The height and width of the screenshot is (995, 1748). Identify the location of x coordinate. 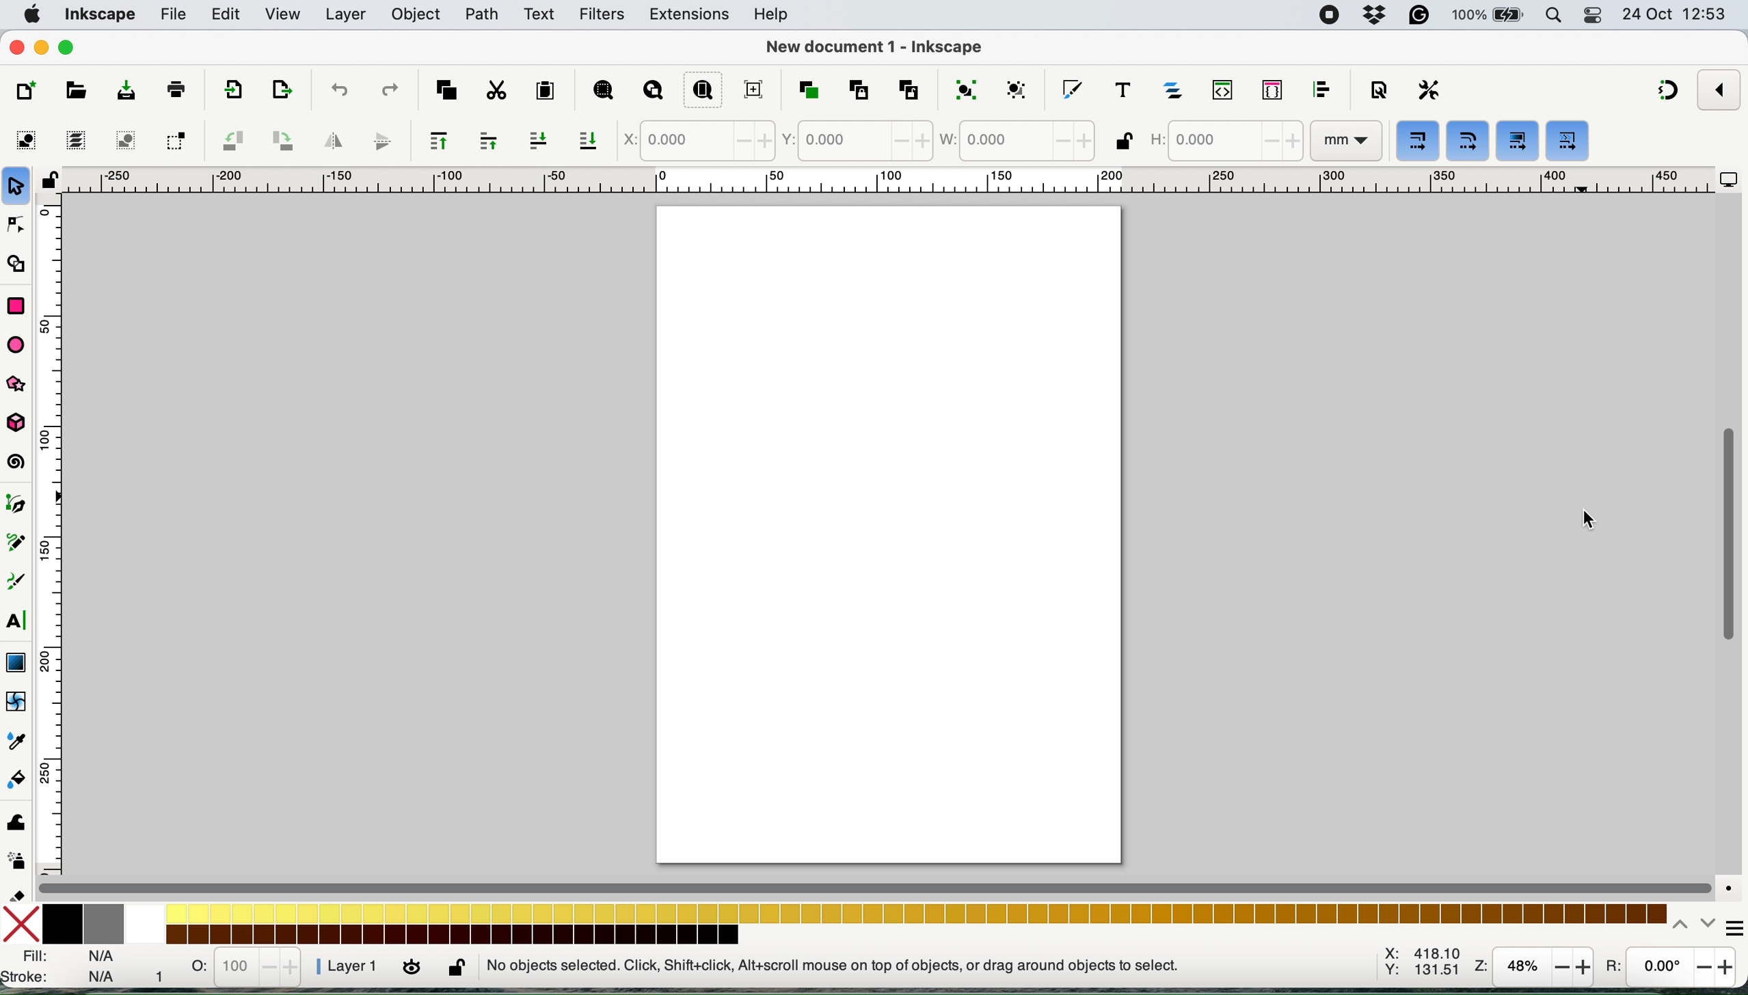
(694, 141).